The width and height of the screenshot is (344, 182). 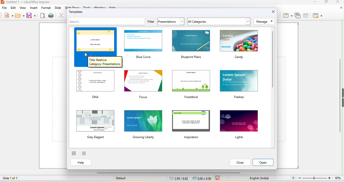 What do you see at coordinates (95, 41) in the screenshot?
I see `beehive template selected` at bounding box center [95, 41].